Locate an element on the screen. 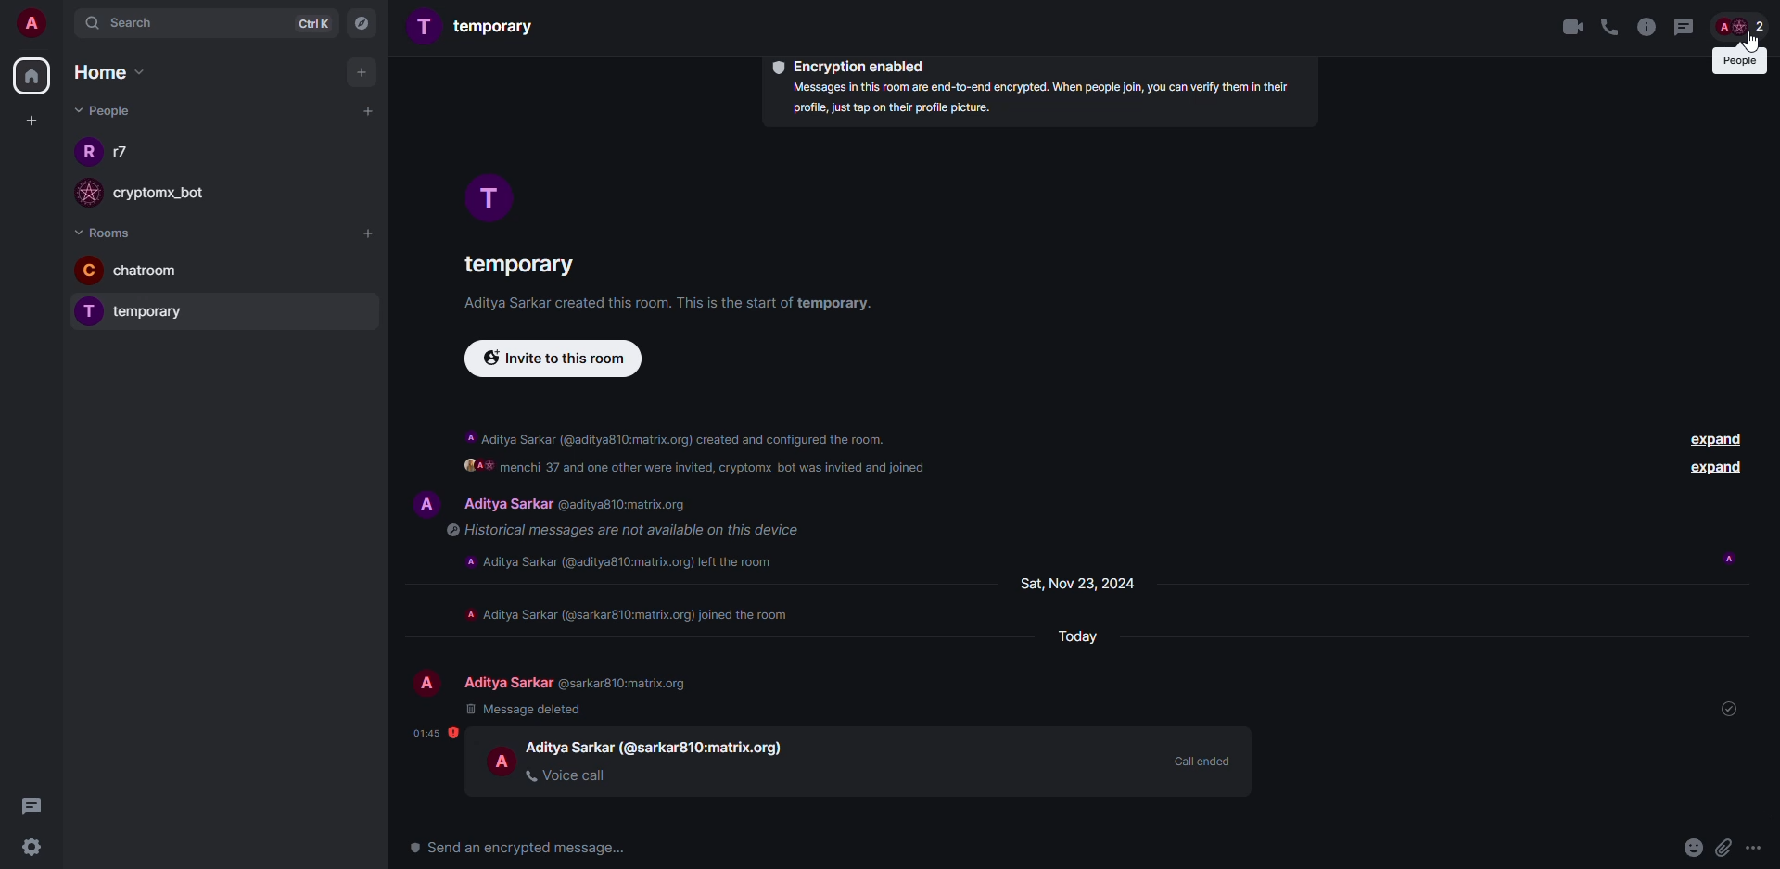 This screenshot has height=869, width=1780. info is located at coordinates (677, 434).